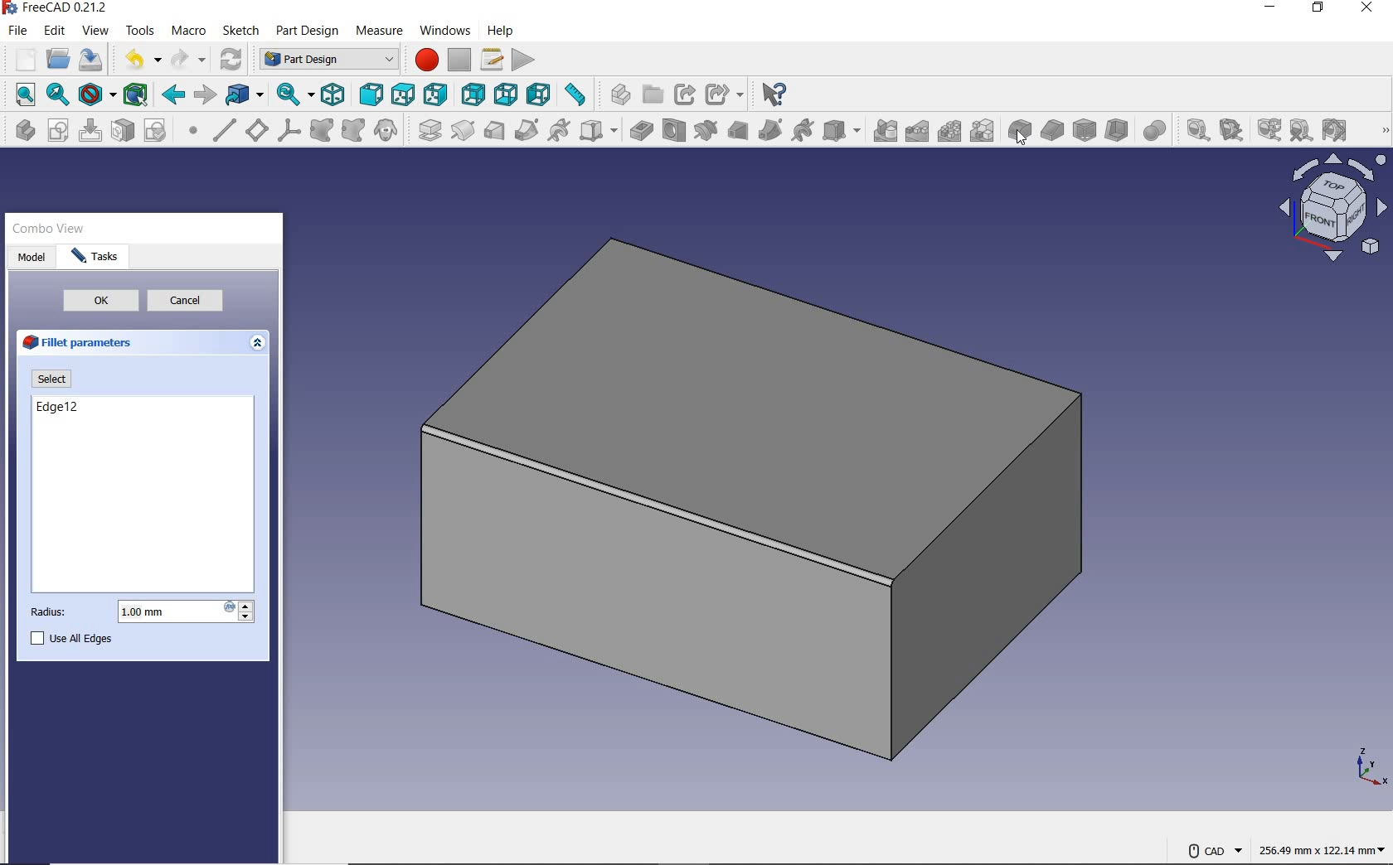 This screenshot has height=865, width=1393. What do you see at coordinates (492, 58) in the screenshot?
I see `macros` at bounding box center [492, 58].